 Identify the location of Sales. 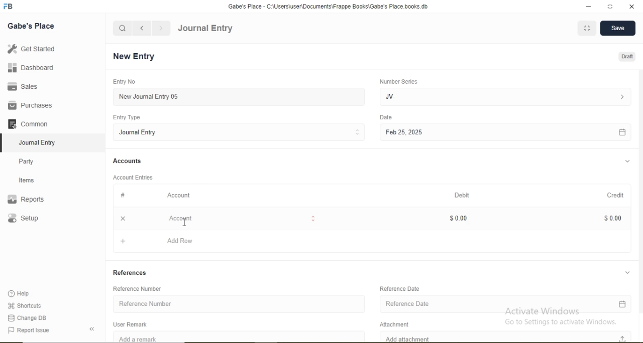
(27, 86).